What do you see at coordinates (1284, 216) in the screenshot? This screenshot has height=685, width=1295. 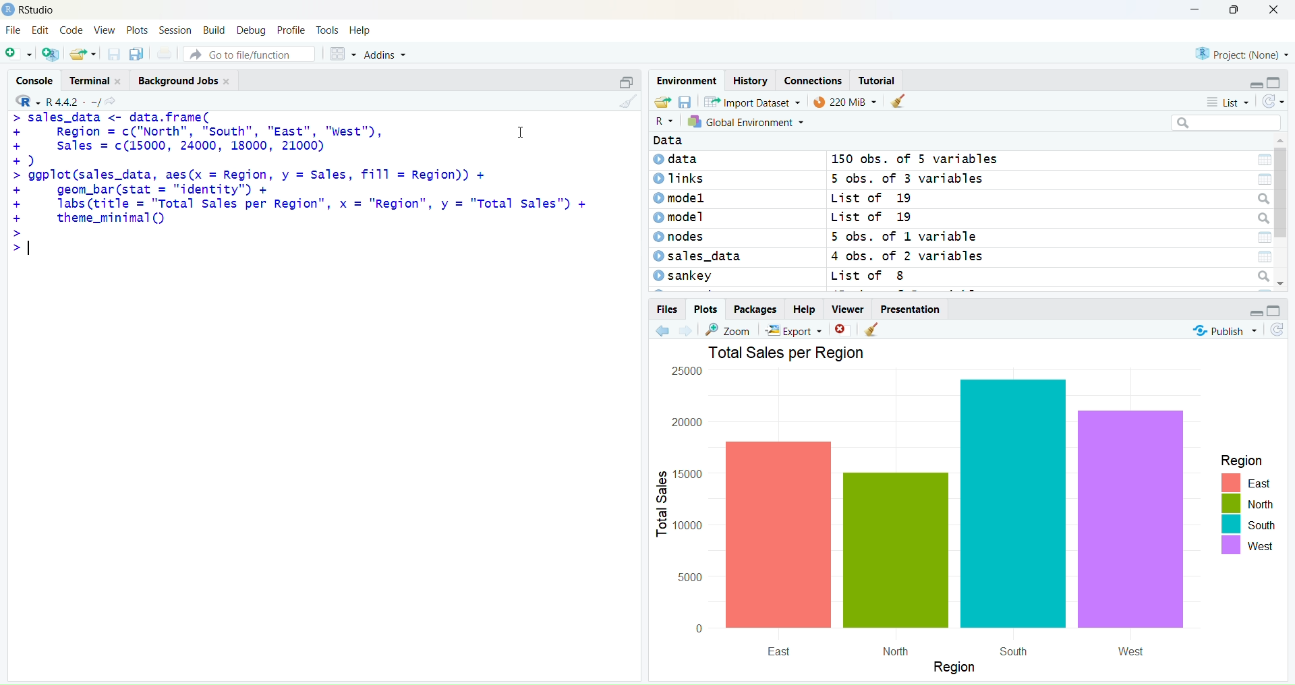 I see `scroll bar` at bounding box center [1284, 216].